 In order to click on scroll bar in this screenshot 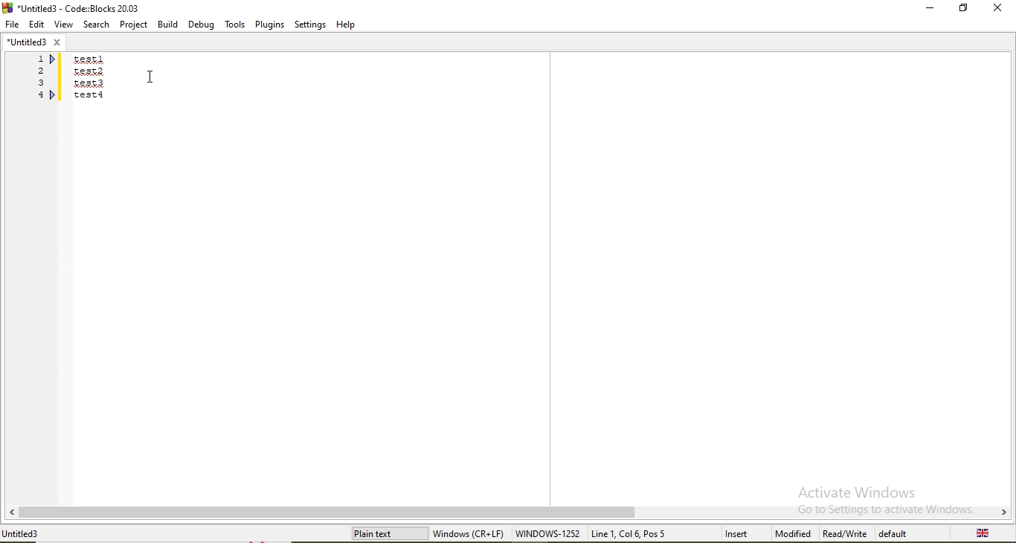, I will do `click(508, 512)`.